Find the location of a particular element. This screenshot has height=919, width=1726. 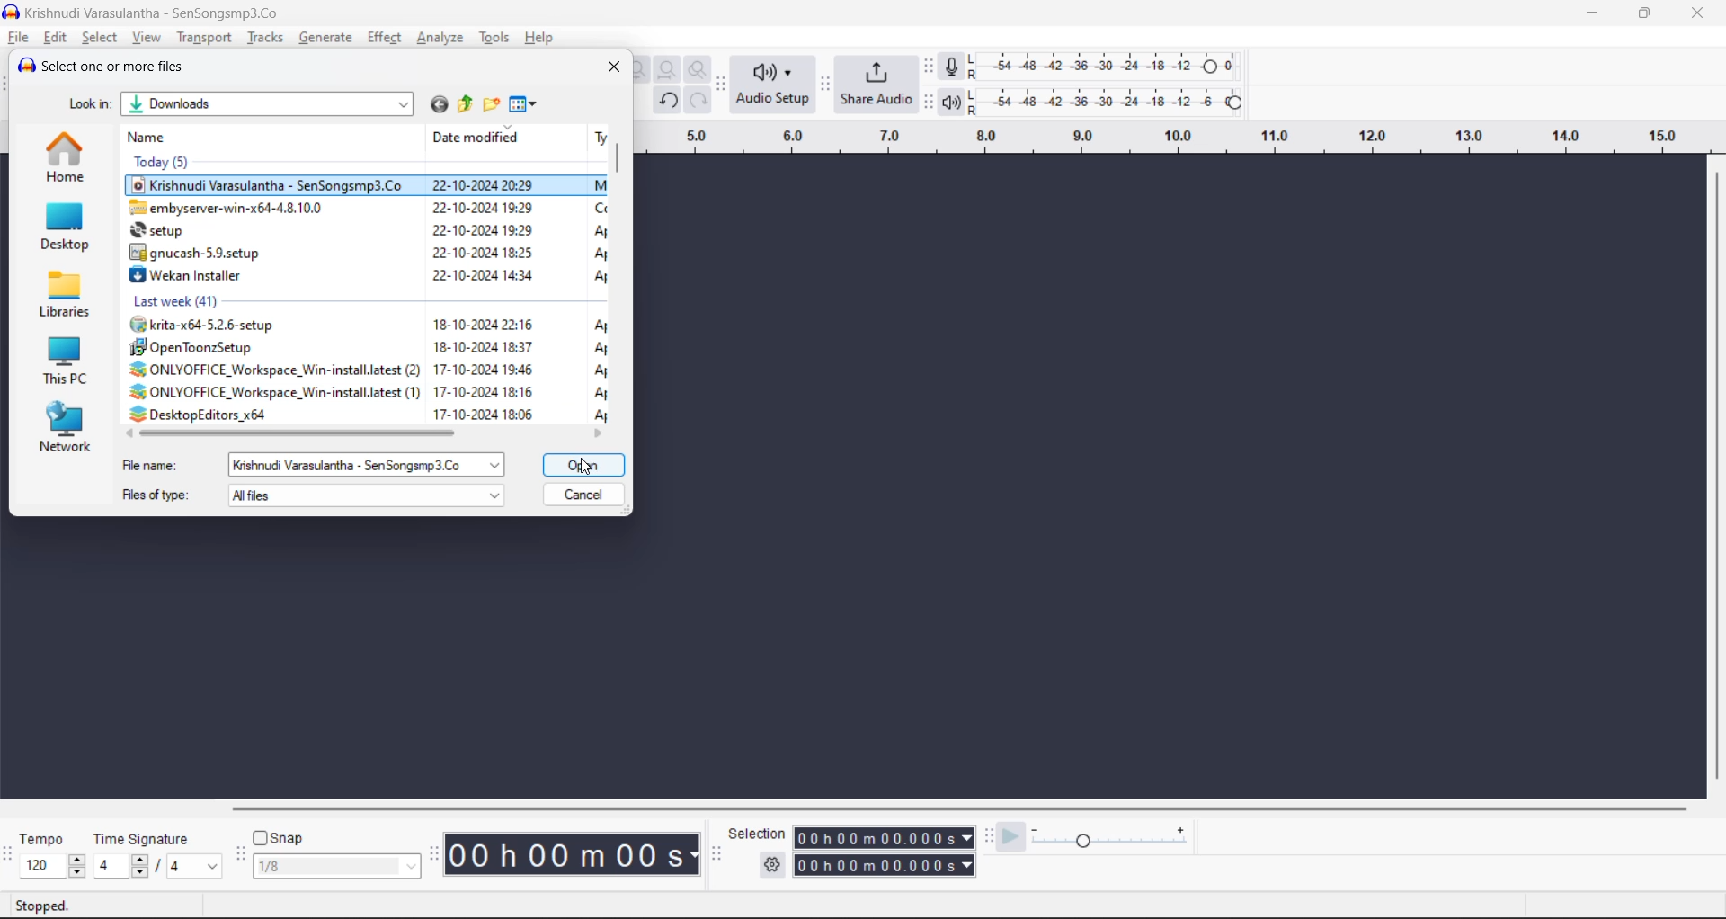

vertical scrollbar is located at coordinates (622, 275).